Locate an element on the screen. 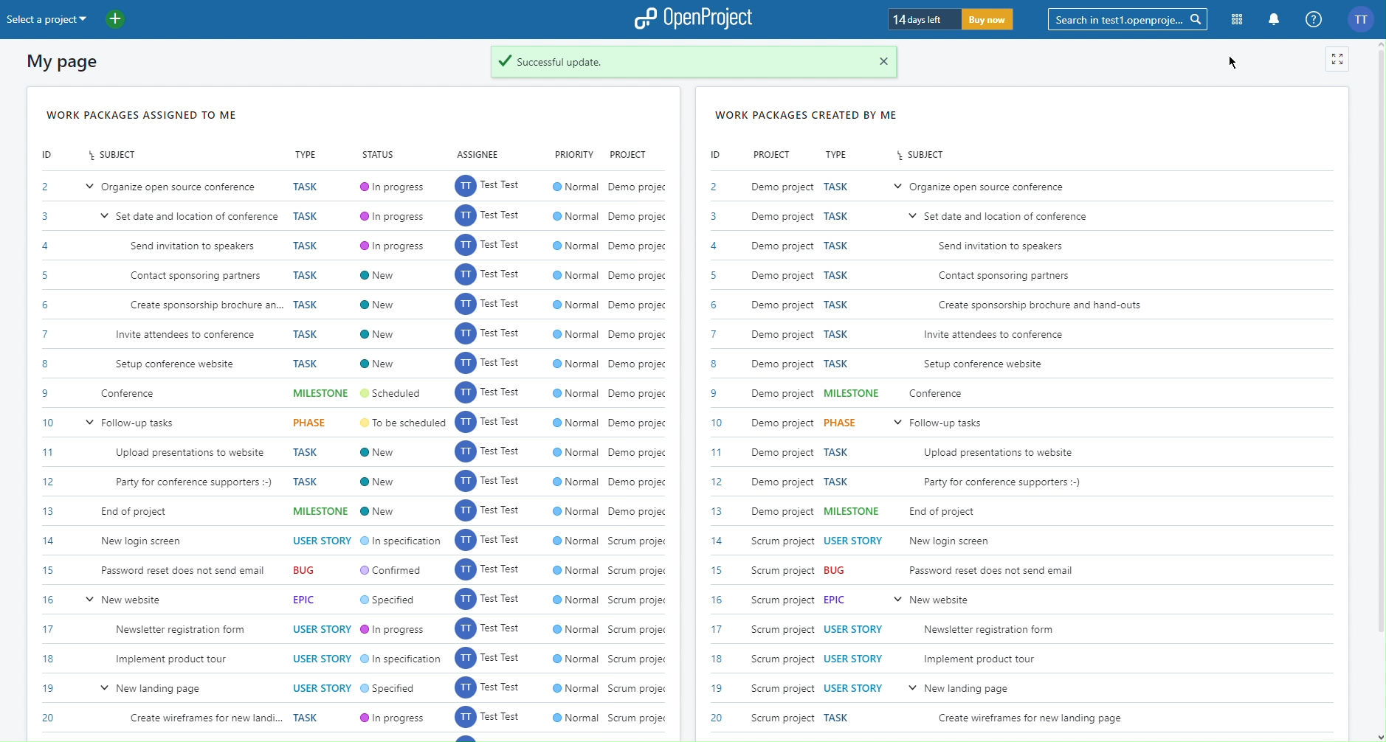 This screenshot has height=742, width=1386. In specification is located at coordinates (401, 662).